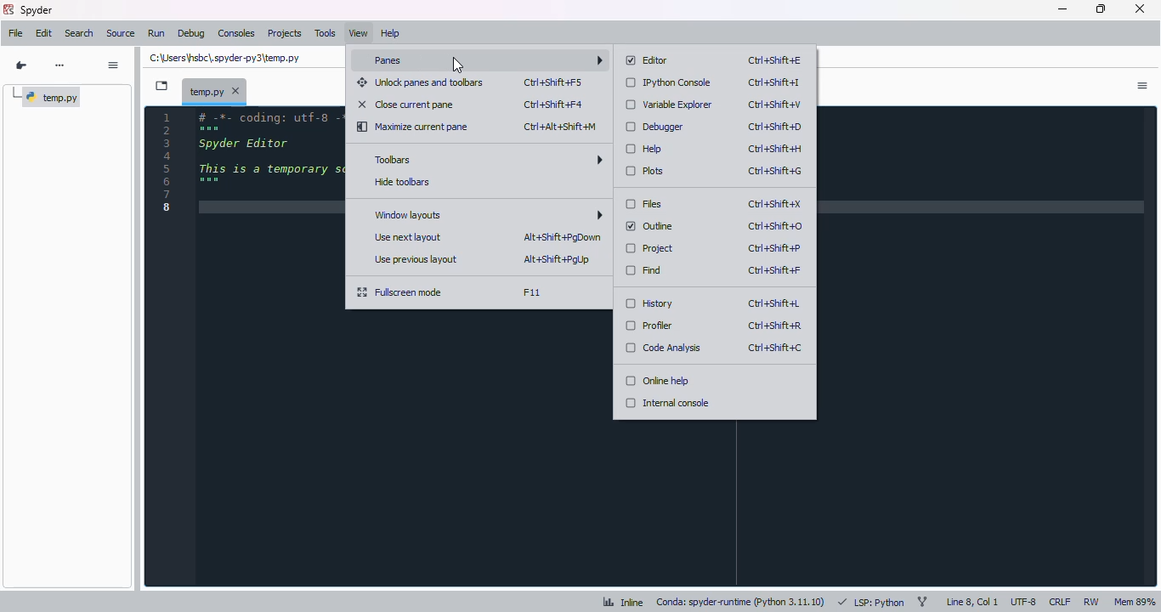 The width and height of the screenshot is (1161, 612). What do you see at coordinates (161, 86) in the screenshot?
I see `browse tabs` at bounding box center [161, 86].